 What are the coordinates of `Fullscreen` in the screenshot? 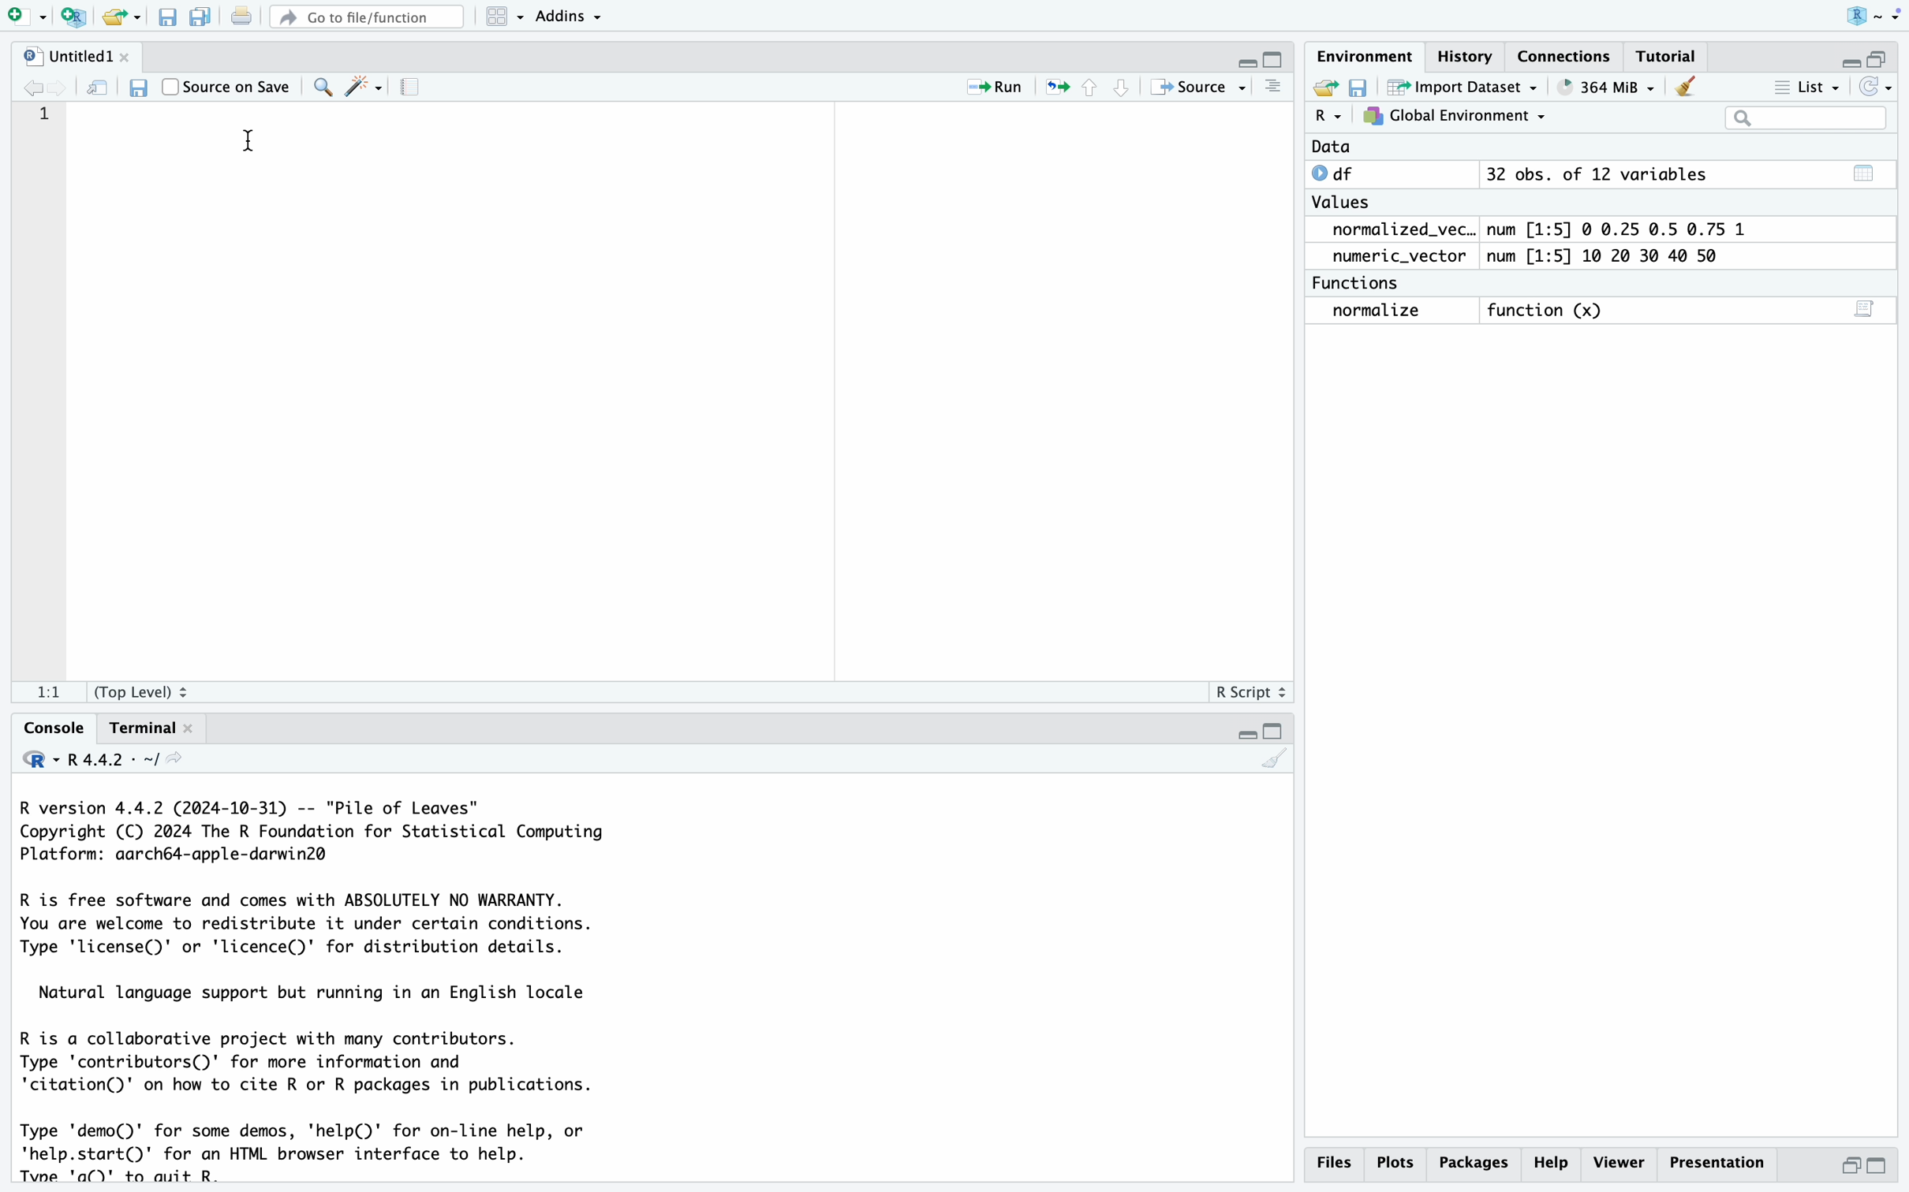 It's located at (1255, 732).